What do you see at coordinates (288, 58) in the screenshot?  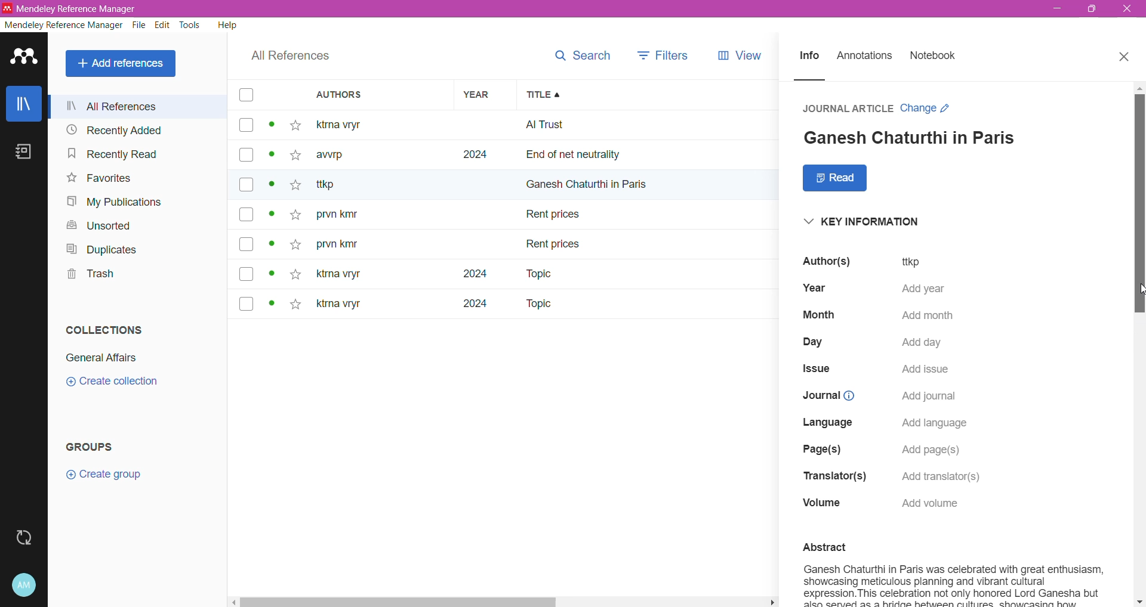 I see `All References` at bounding box center [288, 58].